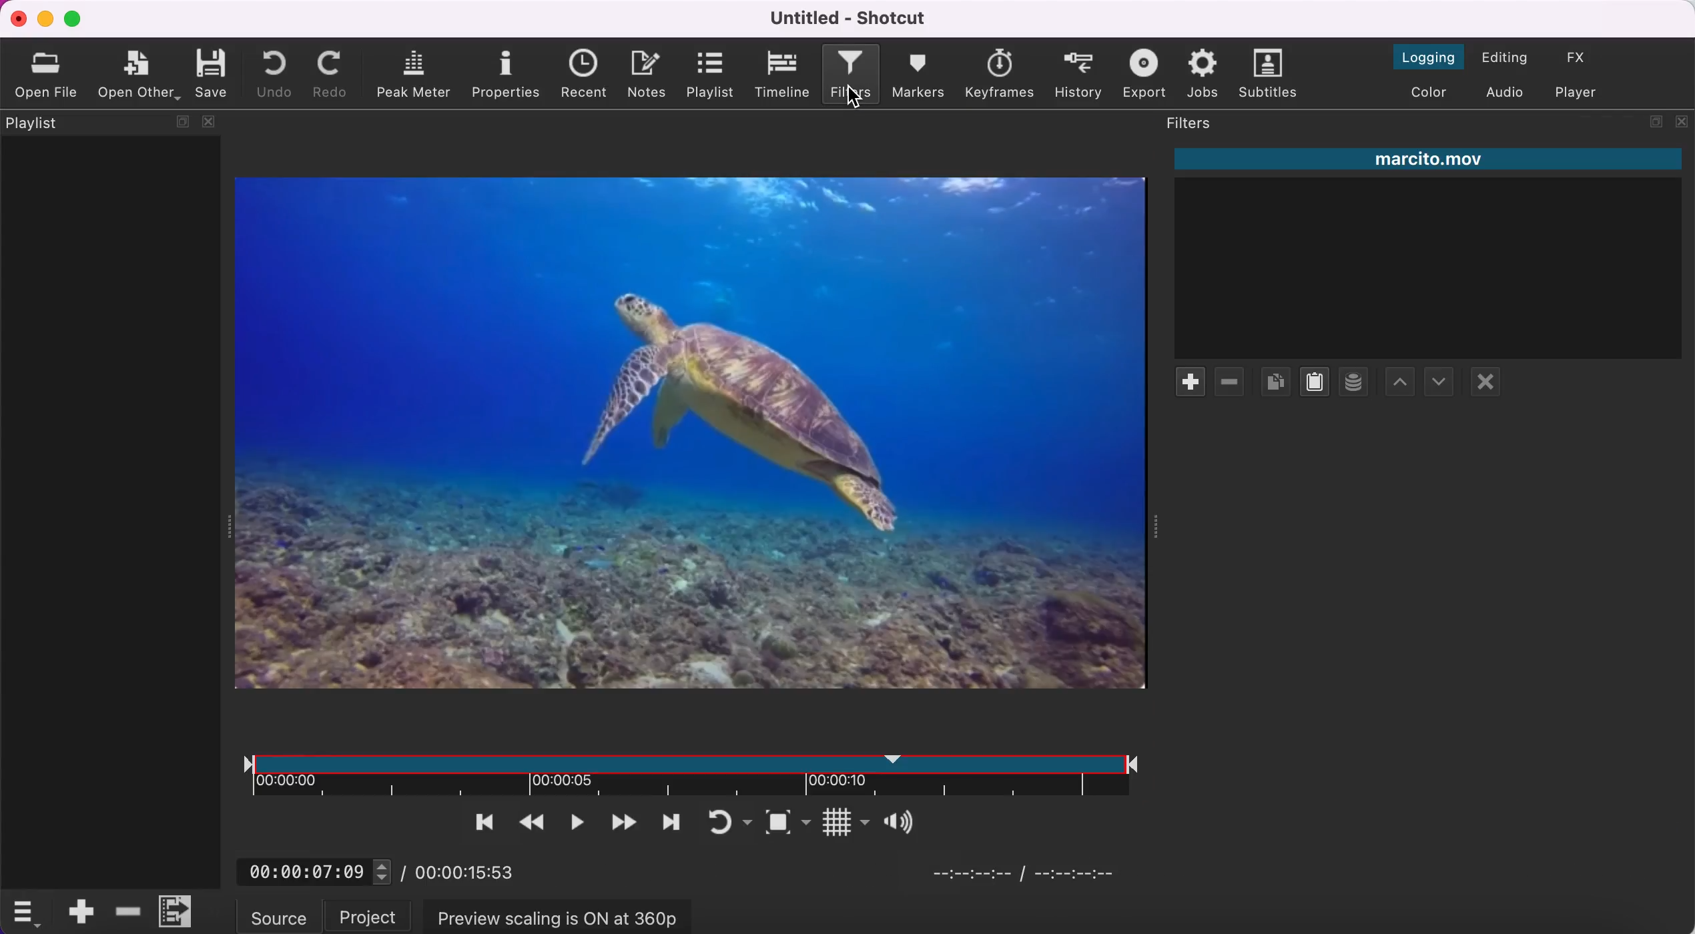  I want to click on project, so click(366, 916).